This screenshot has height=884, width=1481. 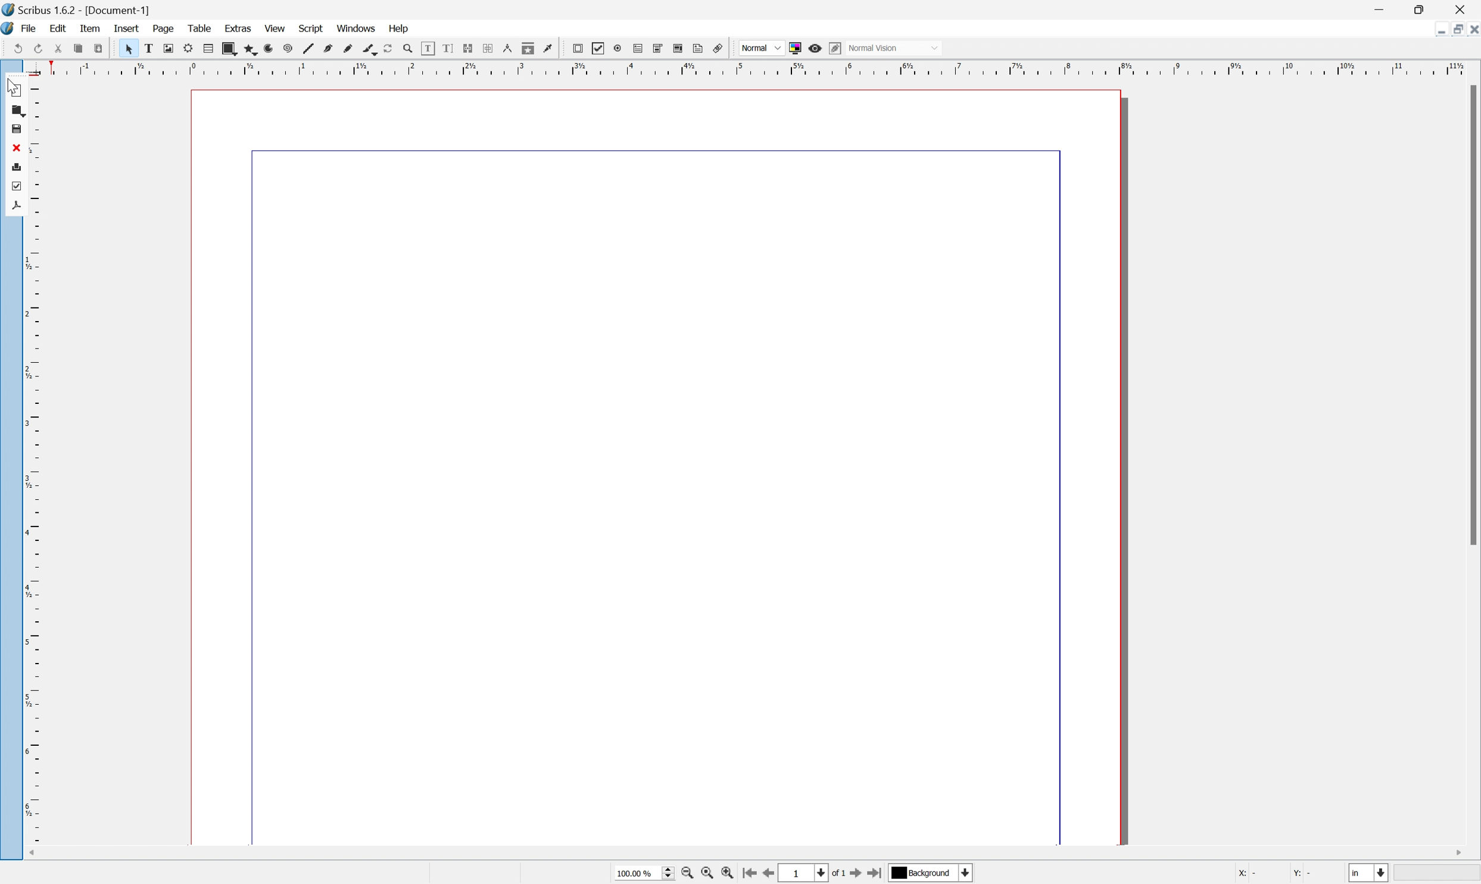 I want to click on spiral, so click(x=429, y=48).